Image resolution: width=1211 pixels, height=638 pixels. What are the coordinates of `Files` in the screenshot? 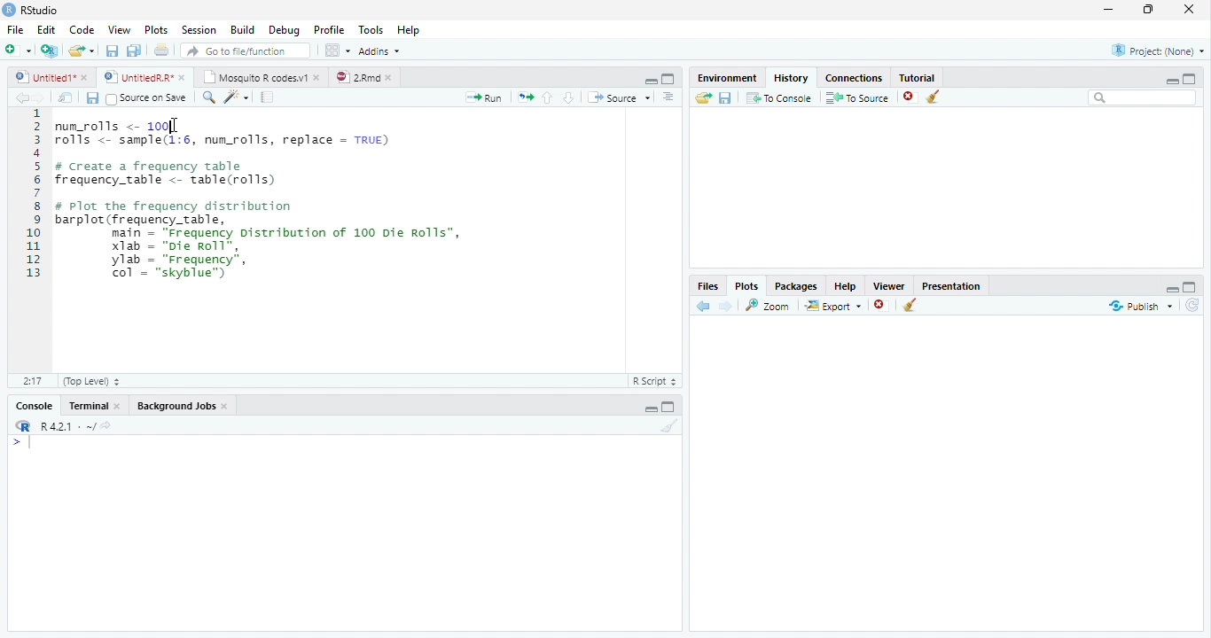 It's located at (707, 284).